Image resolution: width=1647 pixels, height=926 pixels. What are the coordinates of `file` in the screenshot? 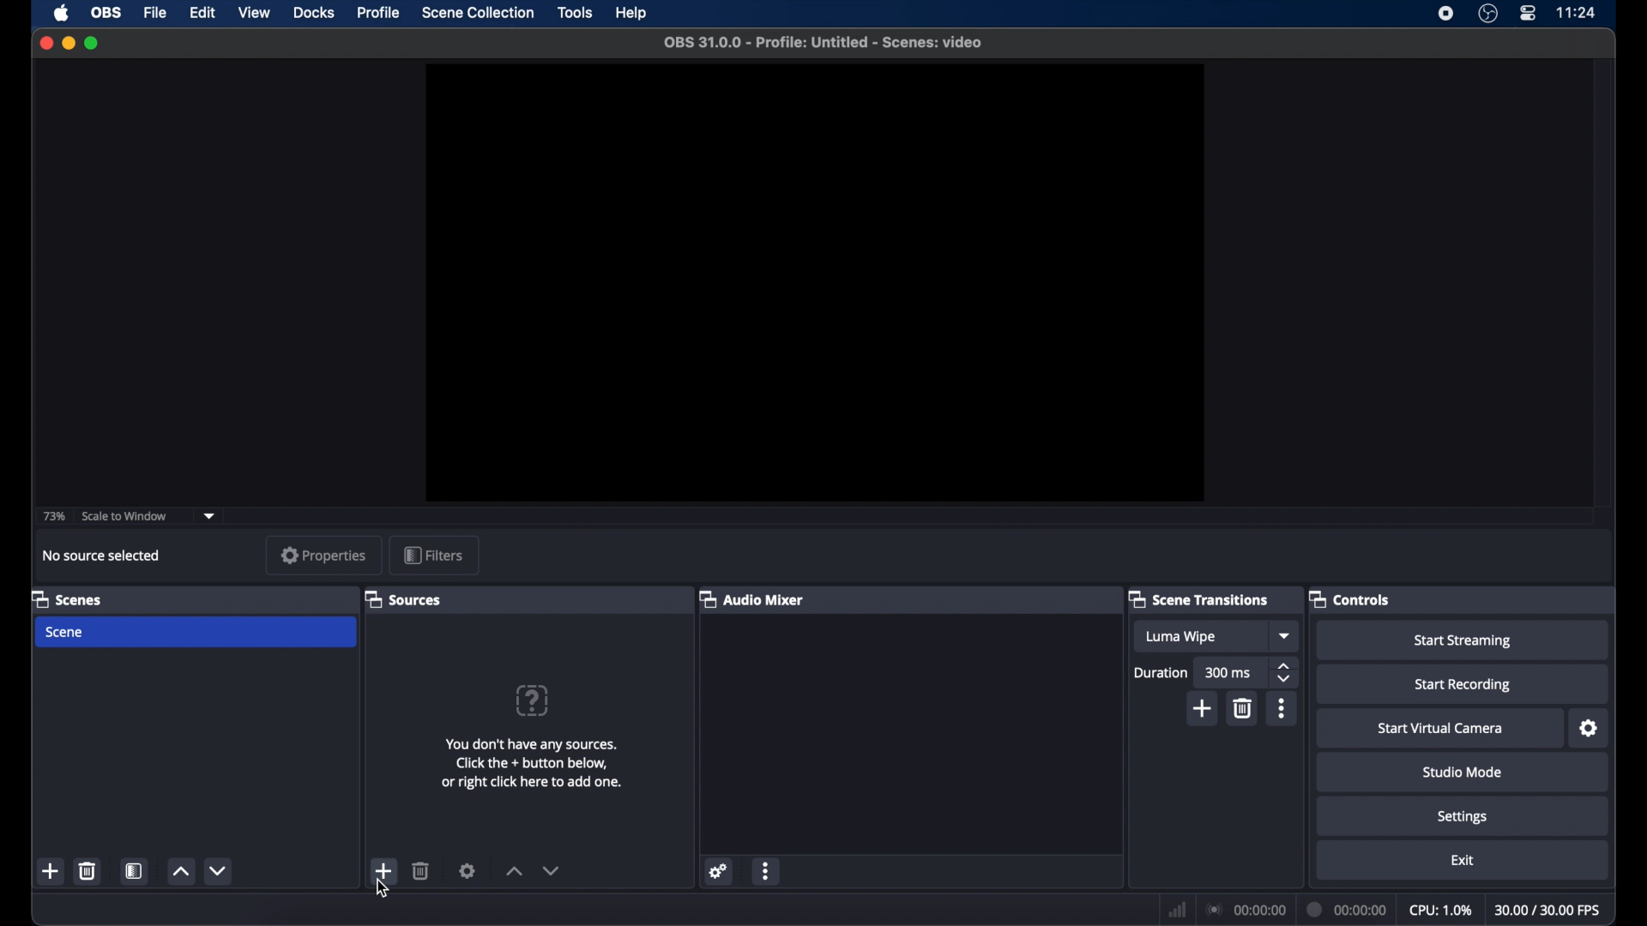 It's located at (156, 13).